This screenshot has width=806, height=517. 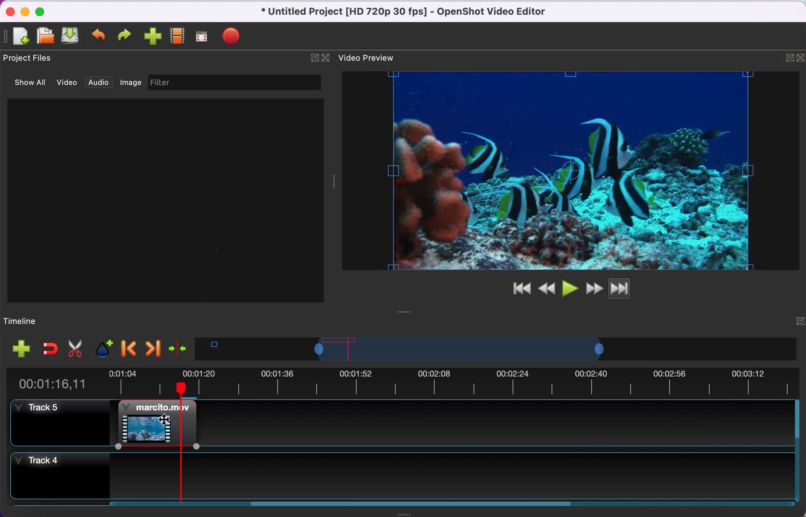 I want to click on timelime, so click(x=46, y=321).